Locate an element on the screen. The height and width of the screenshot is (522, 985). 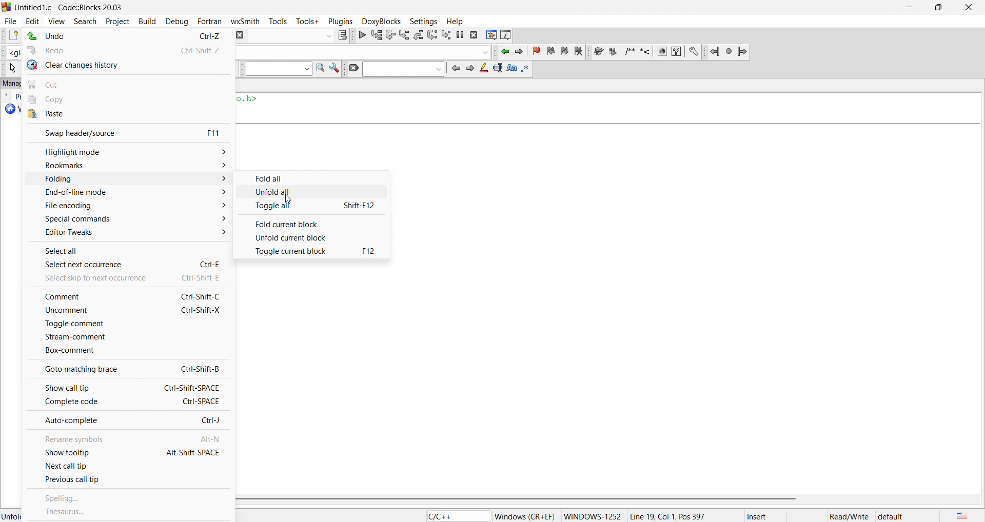
select all is located at coordinates (128, 248).